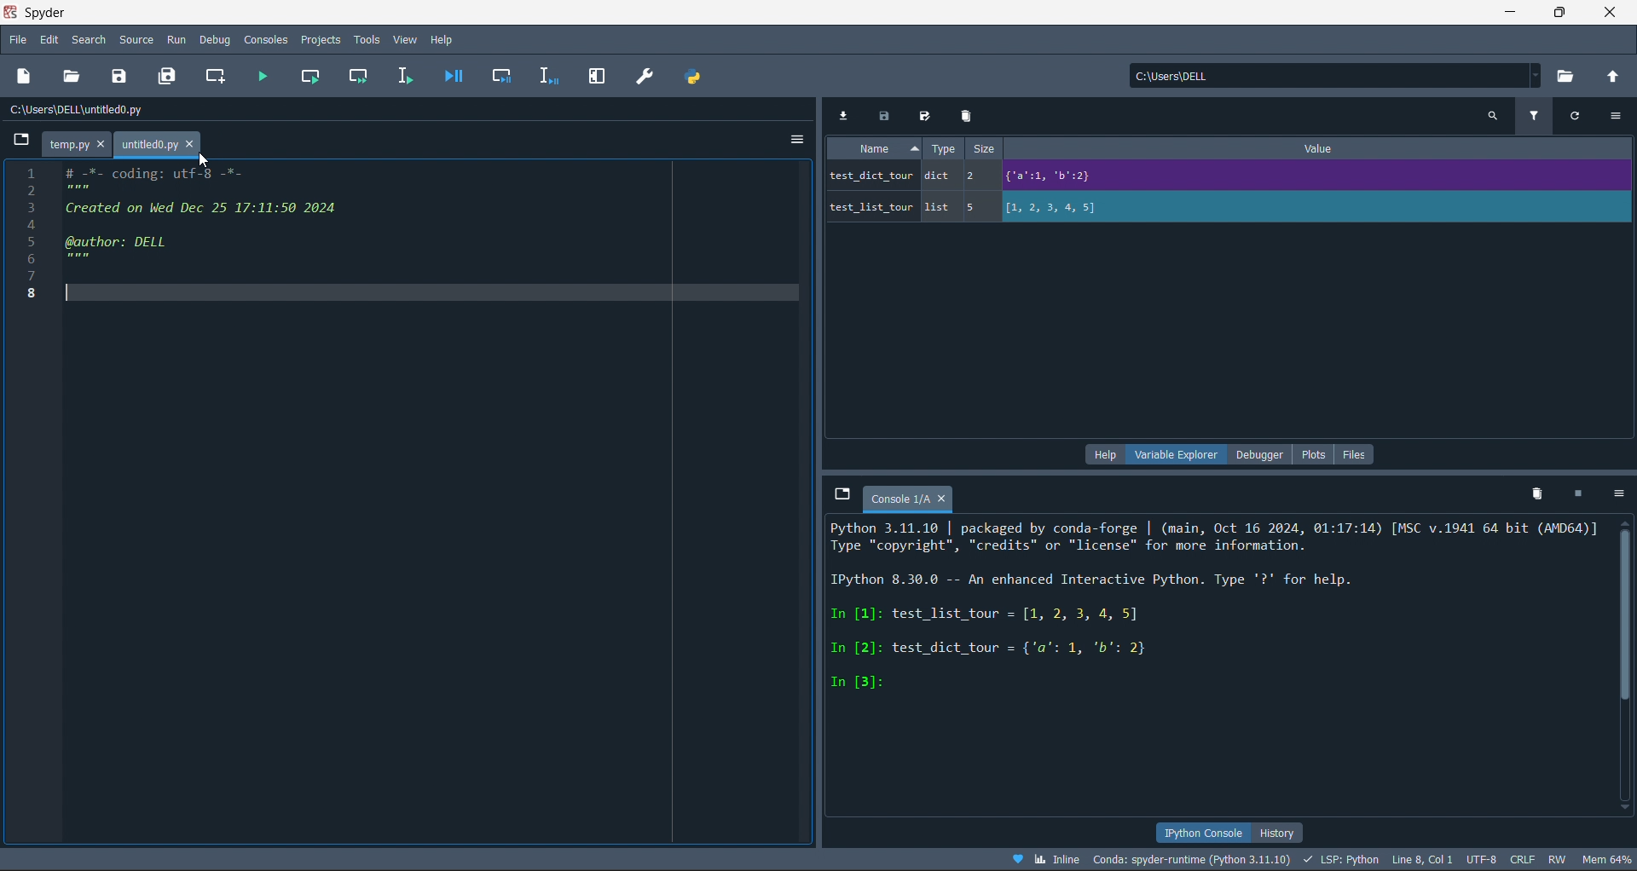 The height and width of the screenshot is (871, 1637). Describe the element at coordinates (216, 40) in the screenshot. I see `debug` at that location.